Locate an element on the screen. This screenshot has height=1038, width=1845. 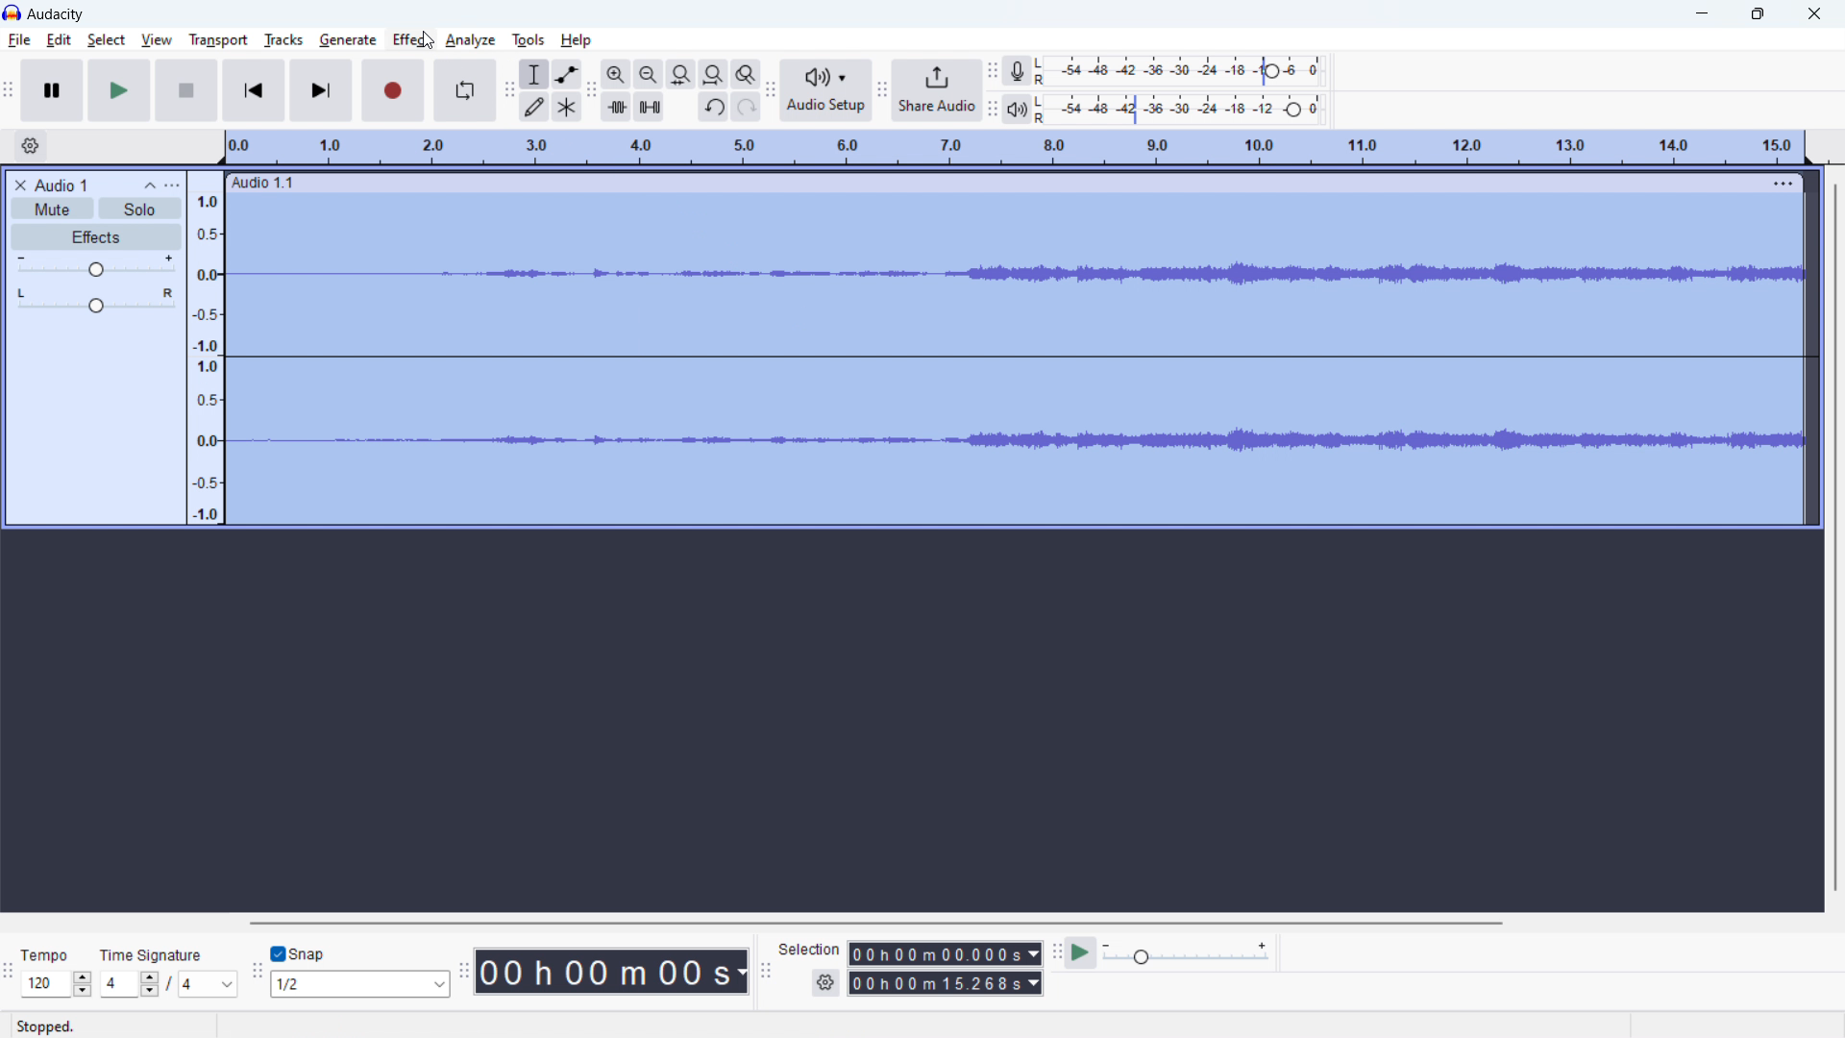
view menu is located at coordinates (172, 185).